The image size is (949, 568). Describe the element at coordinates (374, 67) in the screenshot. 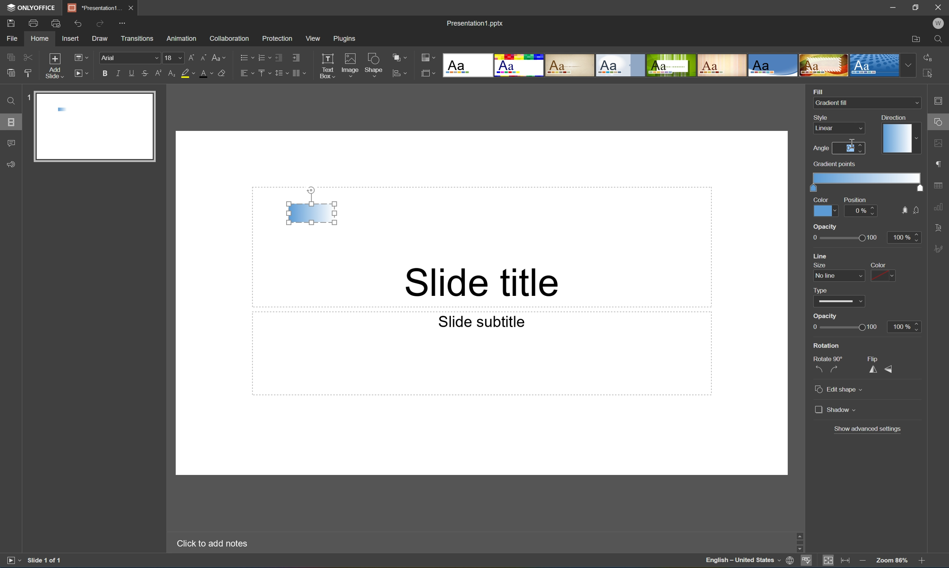

I see `Shape` at that location.